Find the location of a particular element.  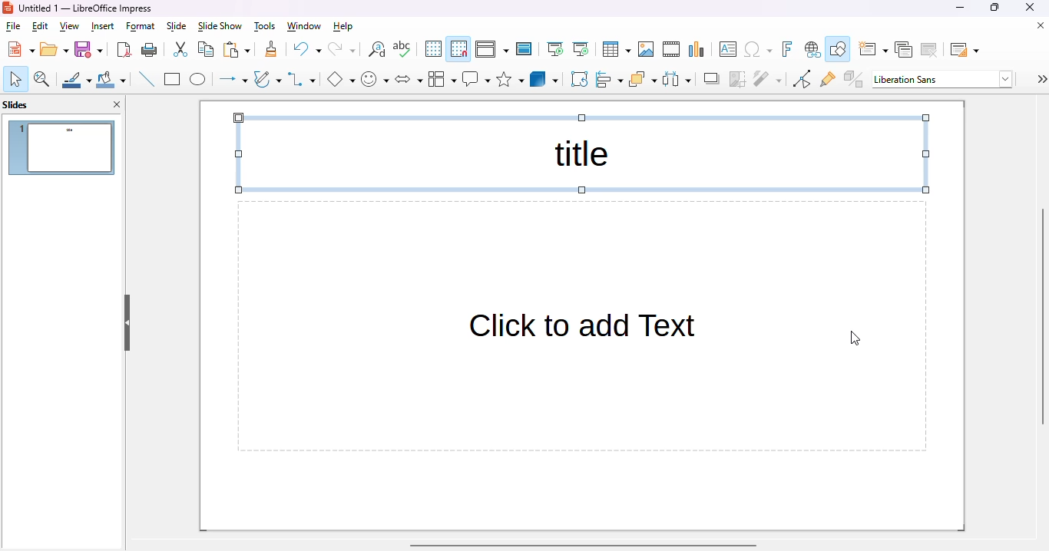

insert special characters is located at coordinates (758, 49).